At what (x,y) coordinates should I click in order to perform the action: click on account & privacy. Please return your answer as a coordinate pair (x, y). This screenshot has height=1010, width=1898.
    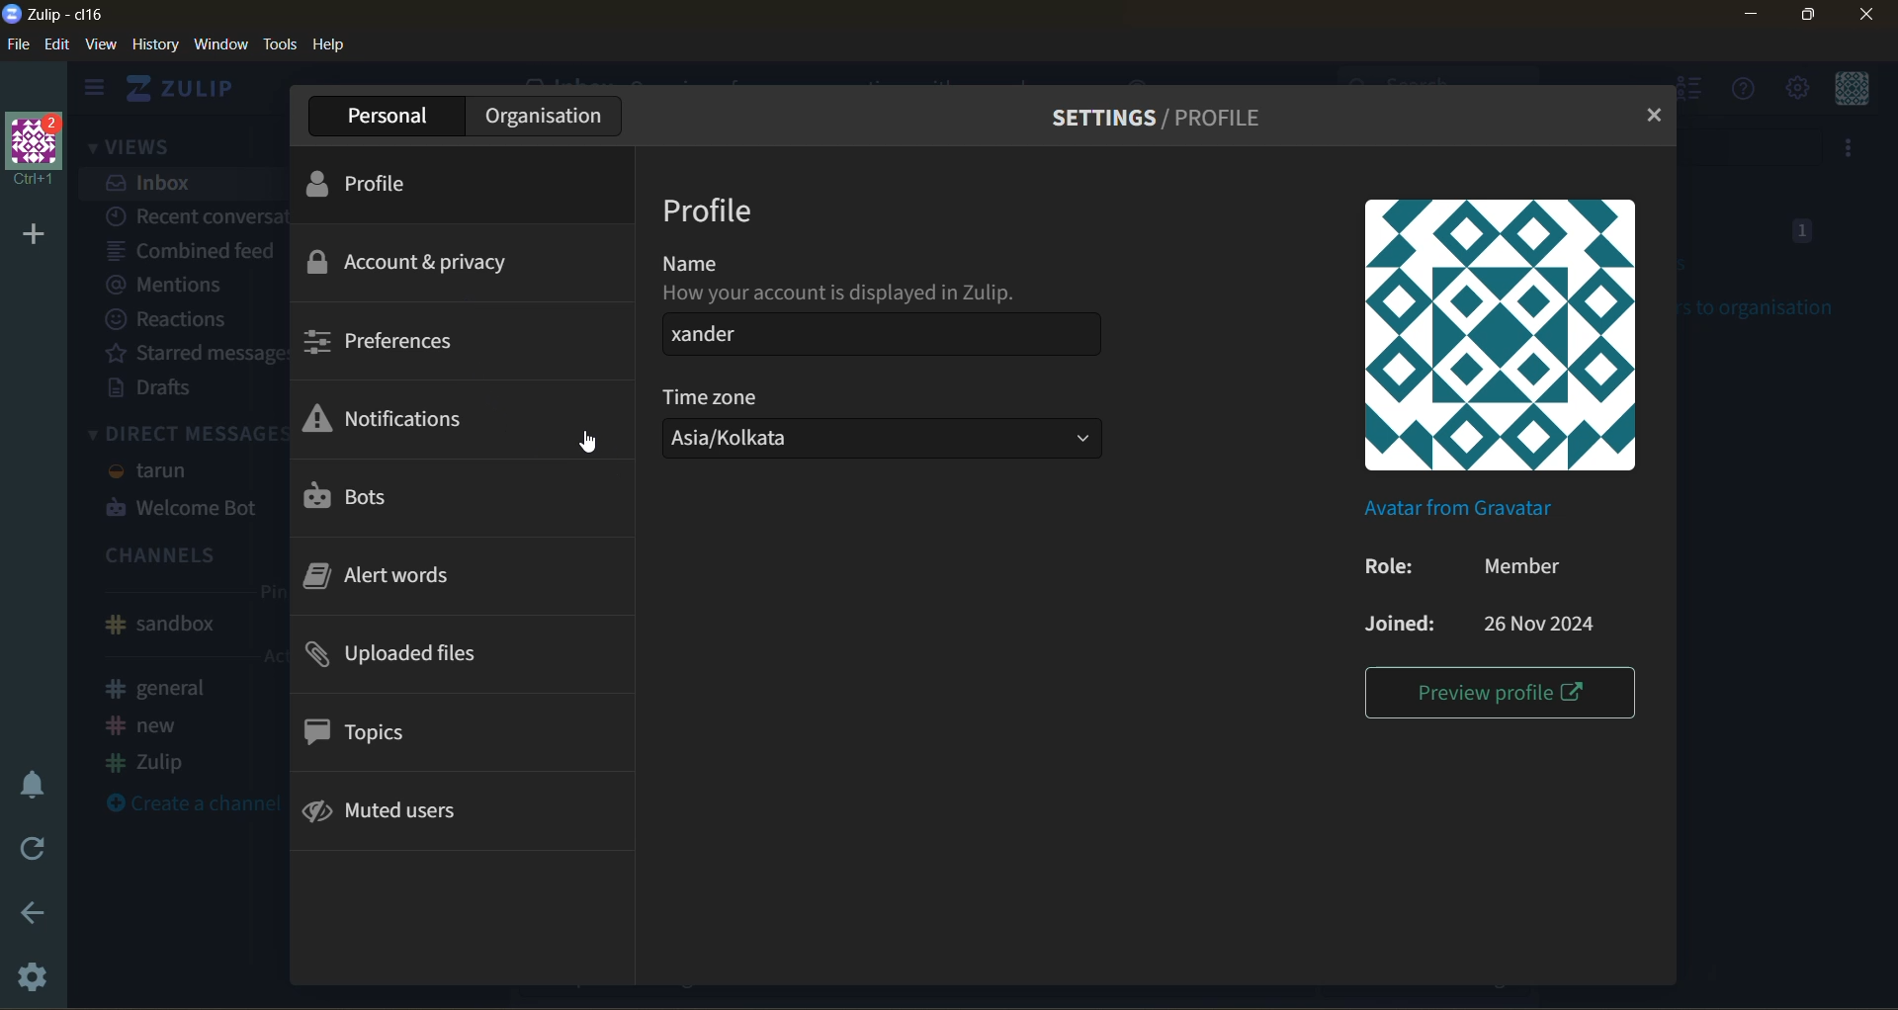
    Looking at the image, I should click on (418, 266).